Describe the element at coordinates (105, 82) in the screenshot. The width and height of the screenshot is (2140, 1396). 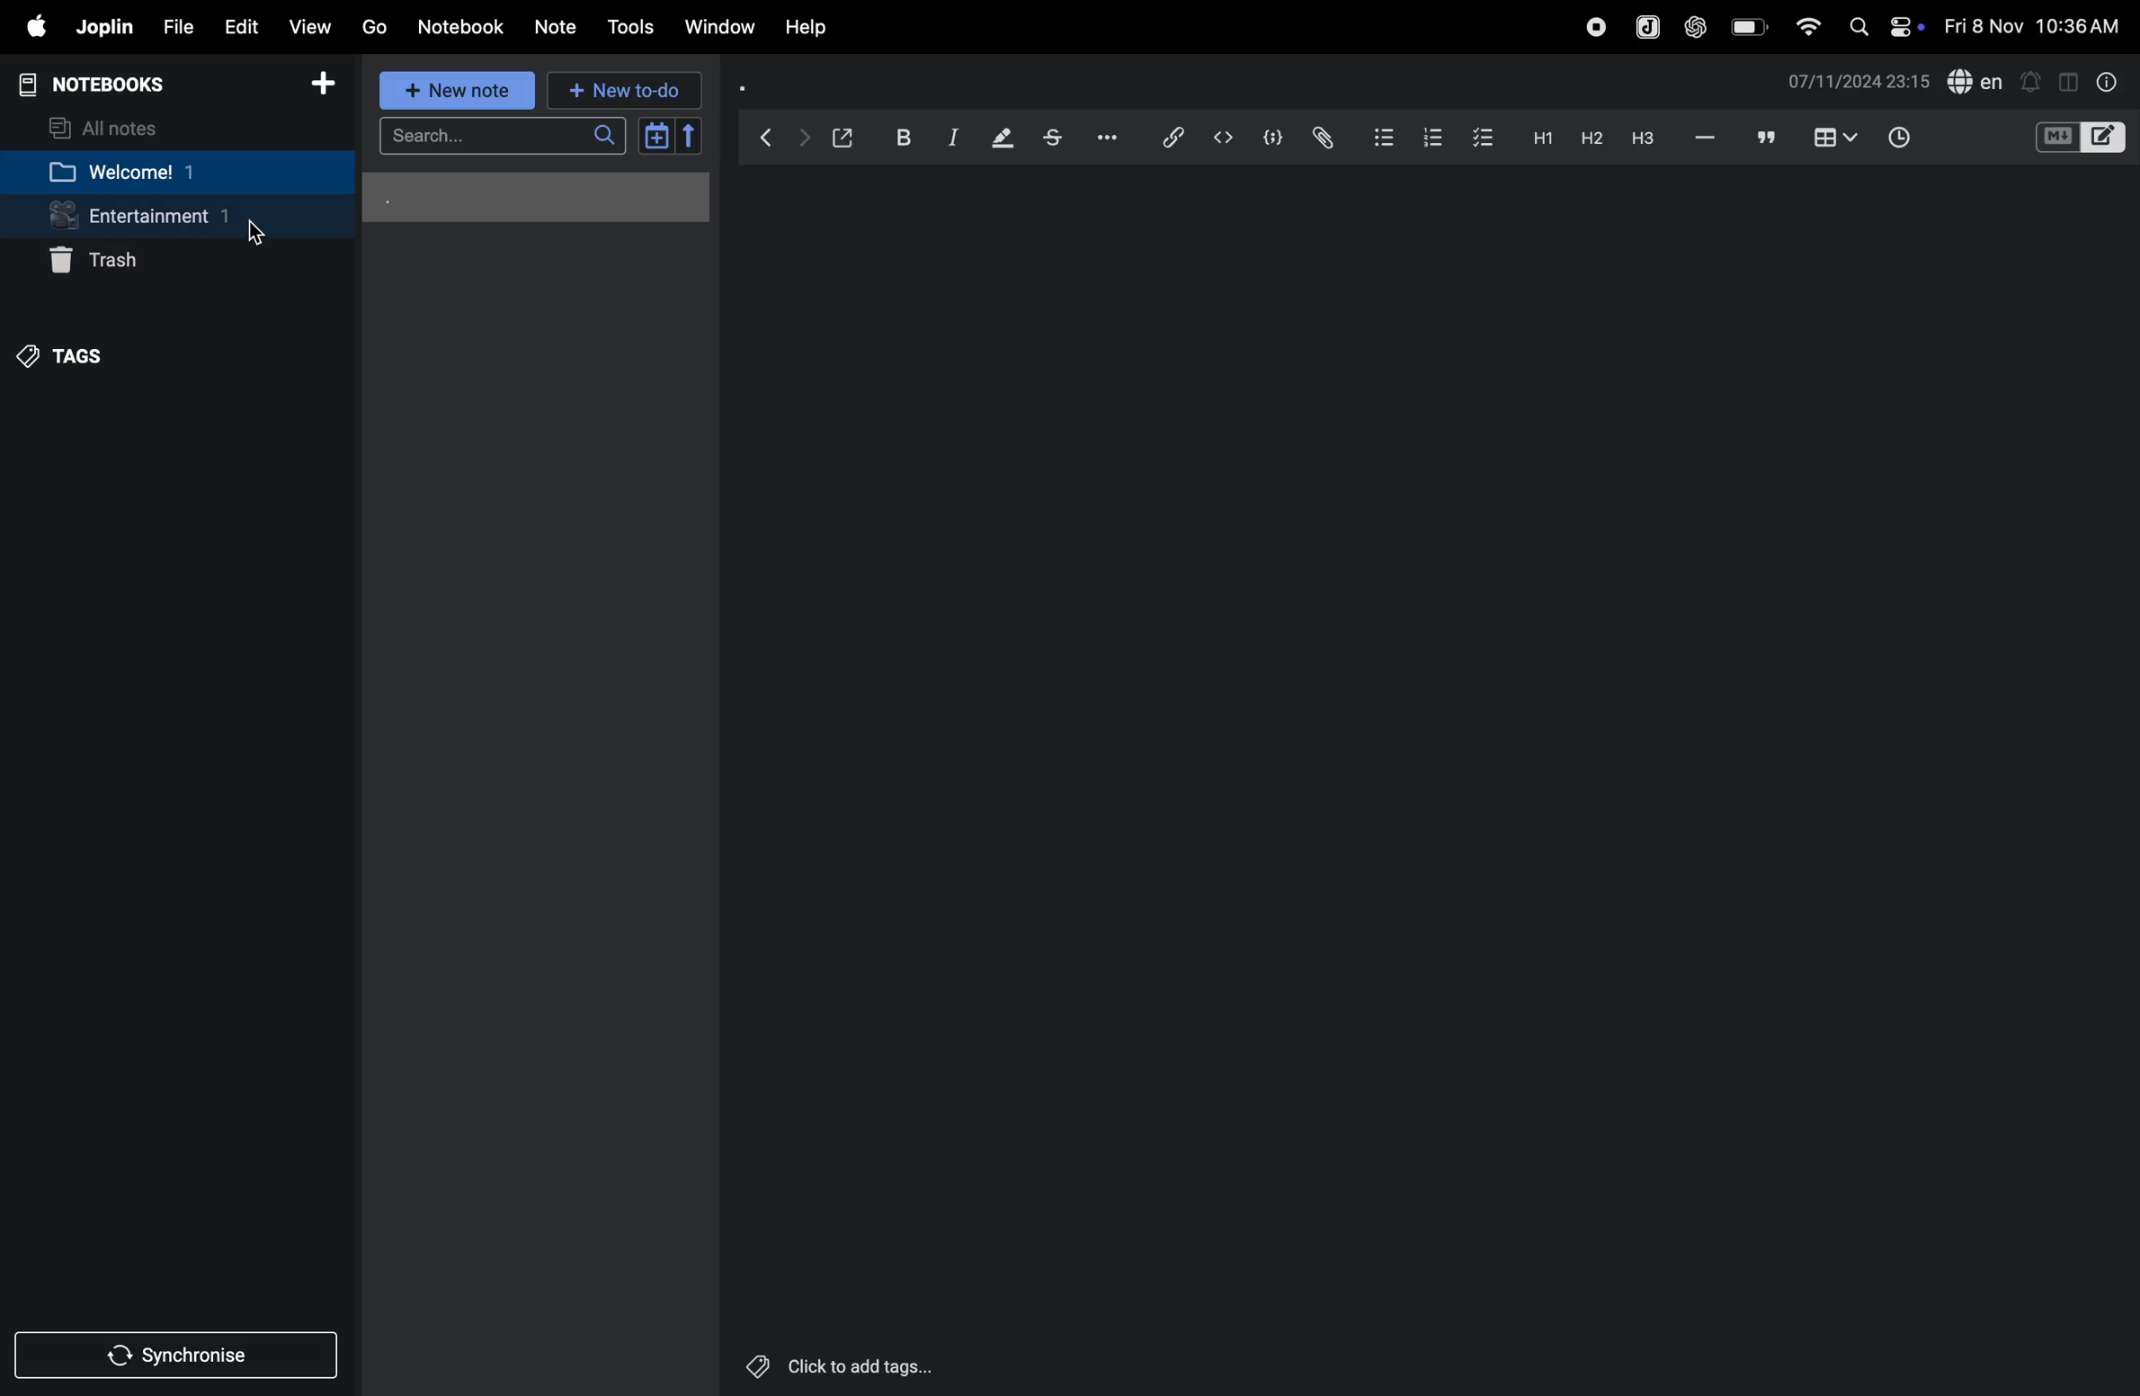
I see `notebooks` at that location.